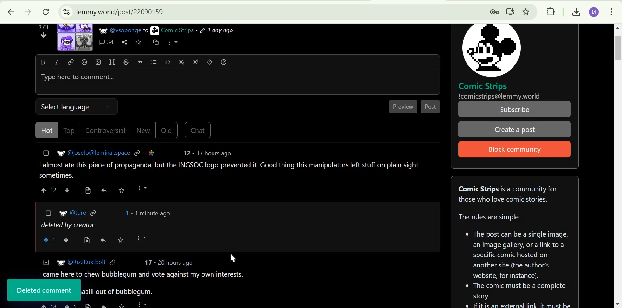 This screenshot has height=308, width=622. Describe the element at coordinates (75, 37) in the screenshot. I see `expand here` at that location.